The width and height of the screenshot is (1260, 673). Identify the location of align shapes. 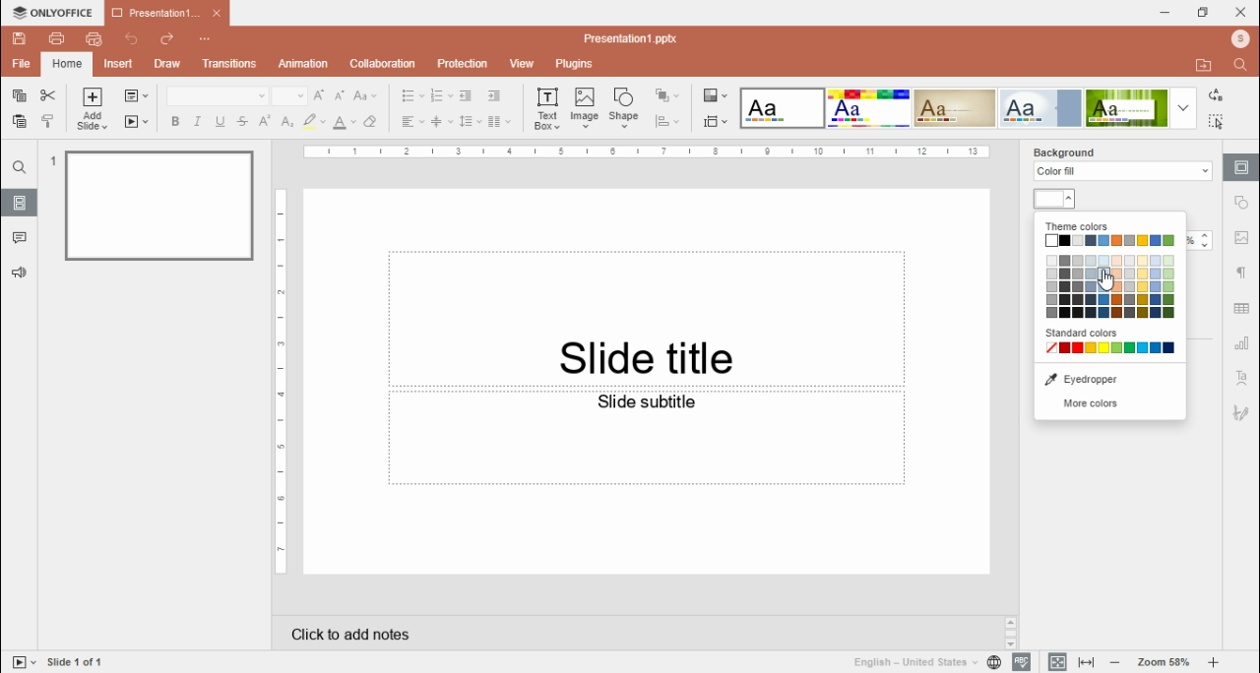
(666, 120).